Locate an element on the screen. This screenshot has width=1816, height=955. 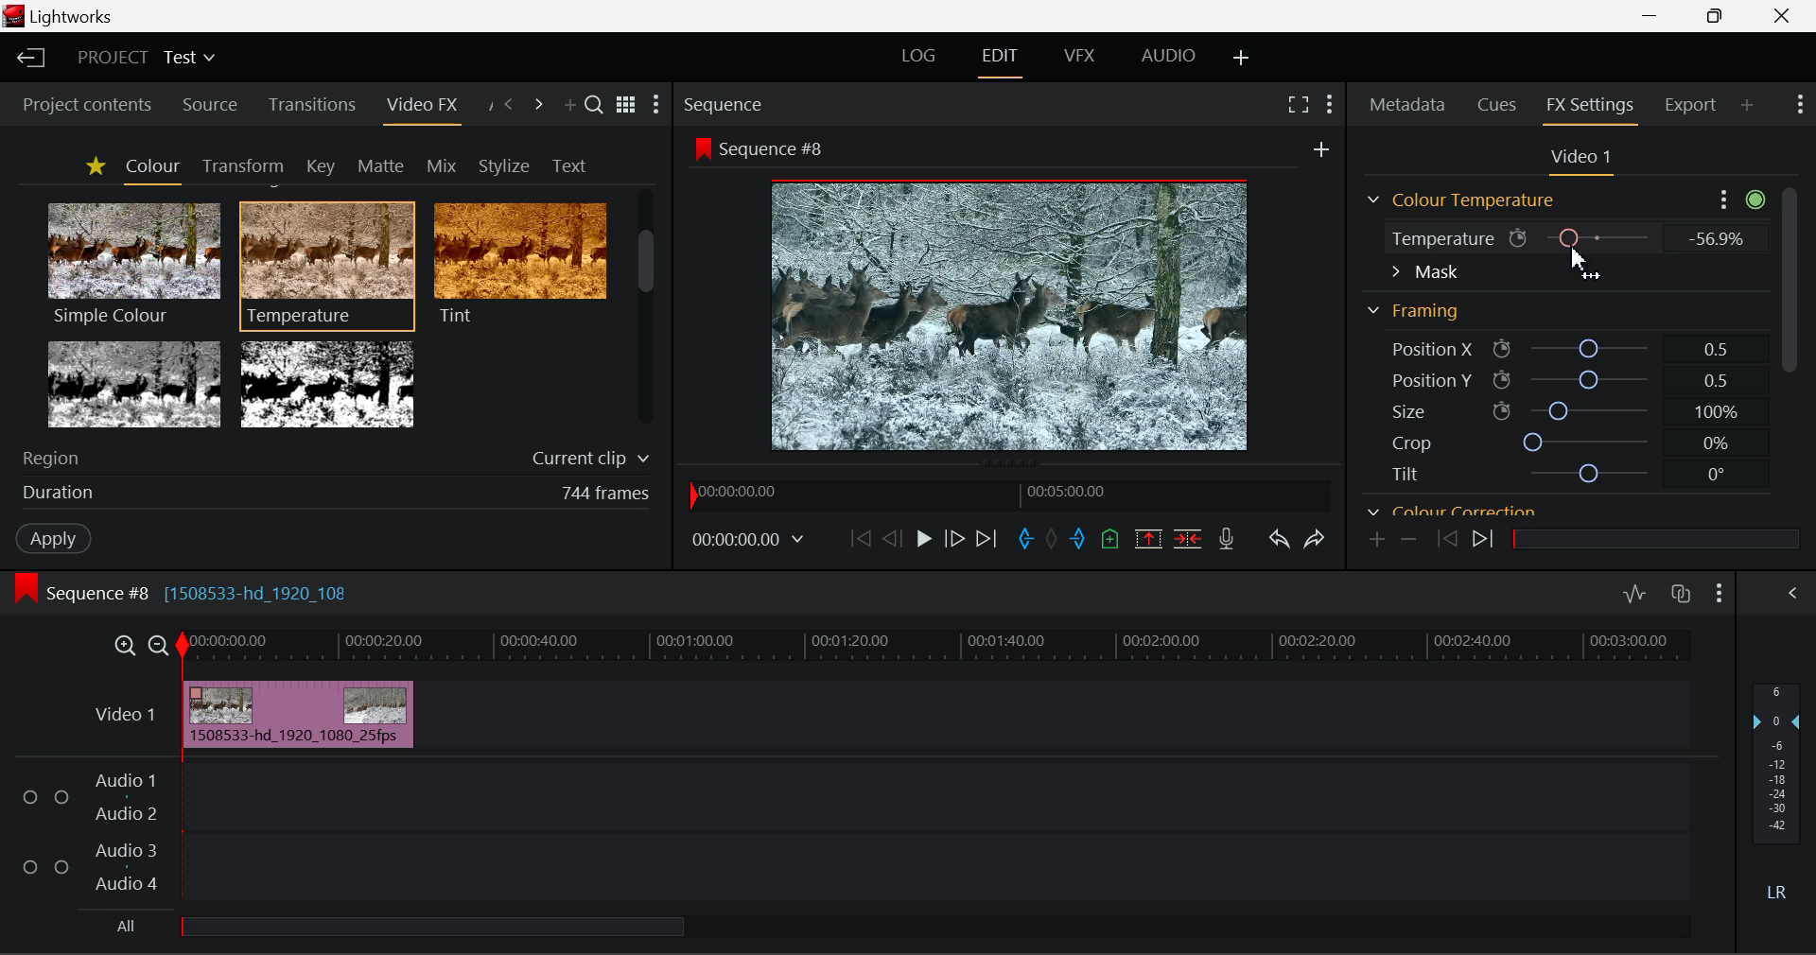
Colour Temperature is located at coordinates (1466, 200).